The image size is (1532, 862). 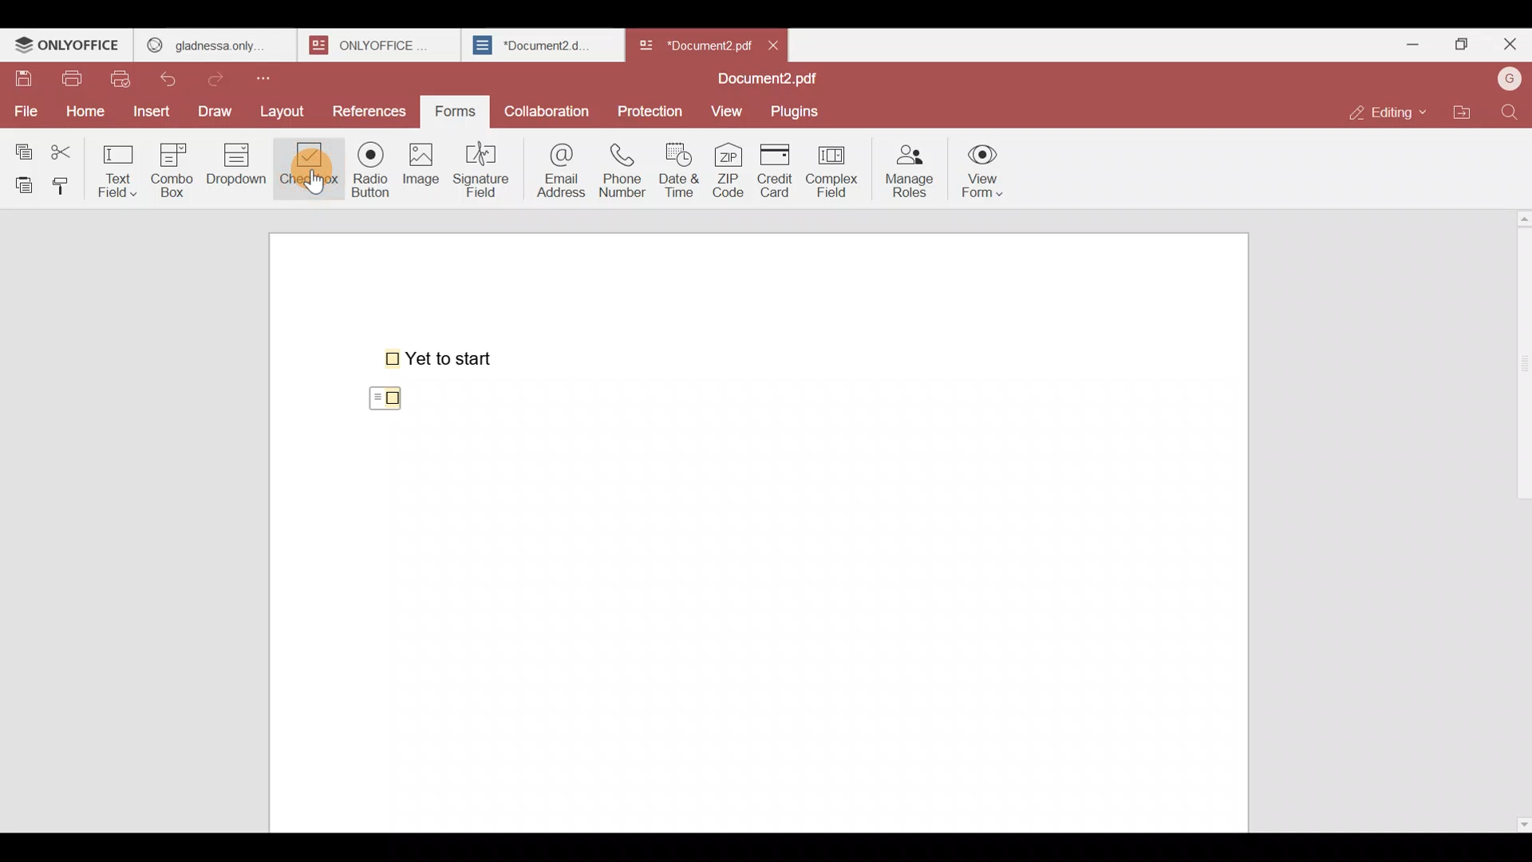 What do you see at coordinates (683, 170) in the screenshot?
I see `Date & time` at bounding box center [683, 170].